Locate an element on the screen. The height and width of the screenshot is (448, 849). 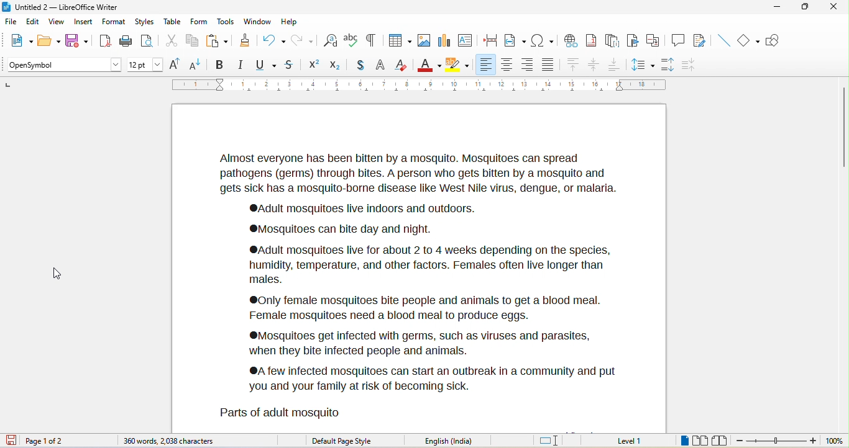
page break is located at coordinates (489, 39).